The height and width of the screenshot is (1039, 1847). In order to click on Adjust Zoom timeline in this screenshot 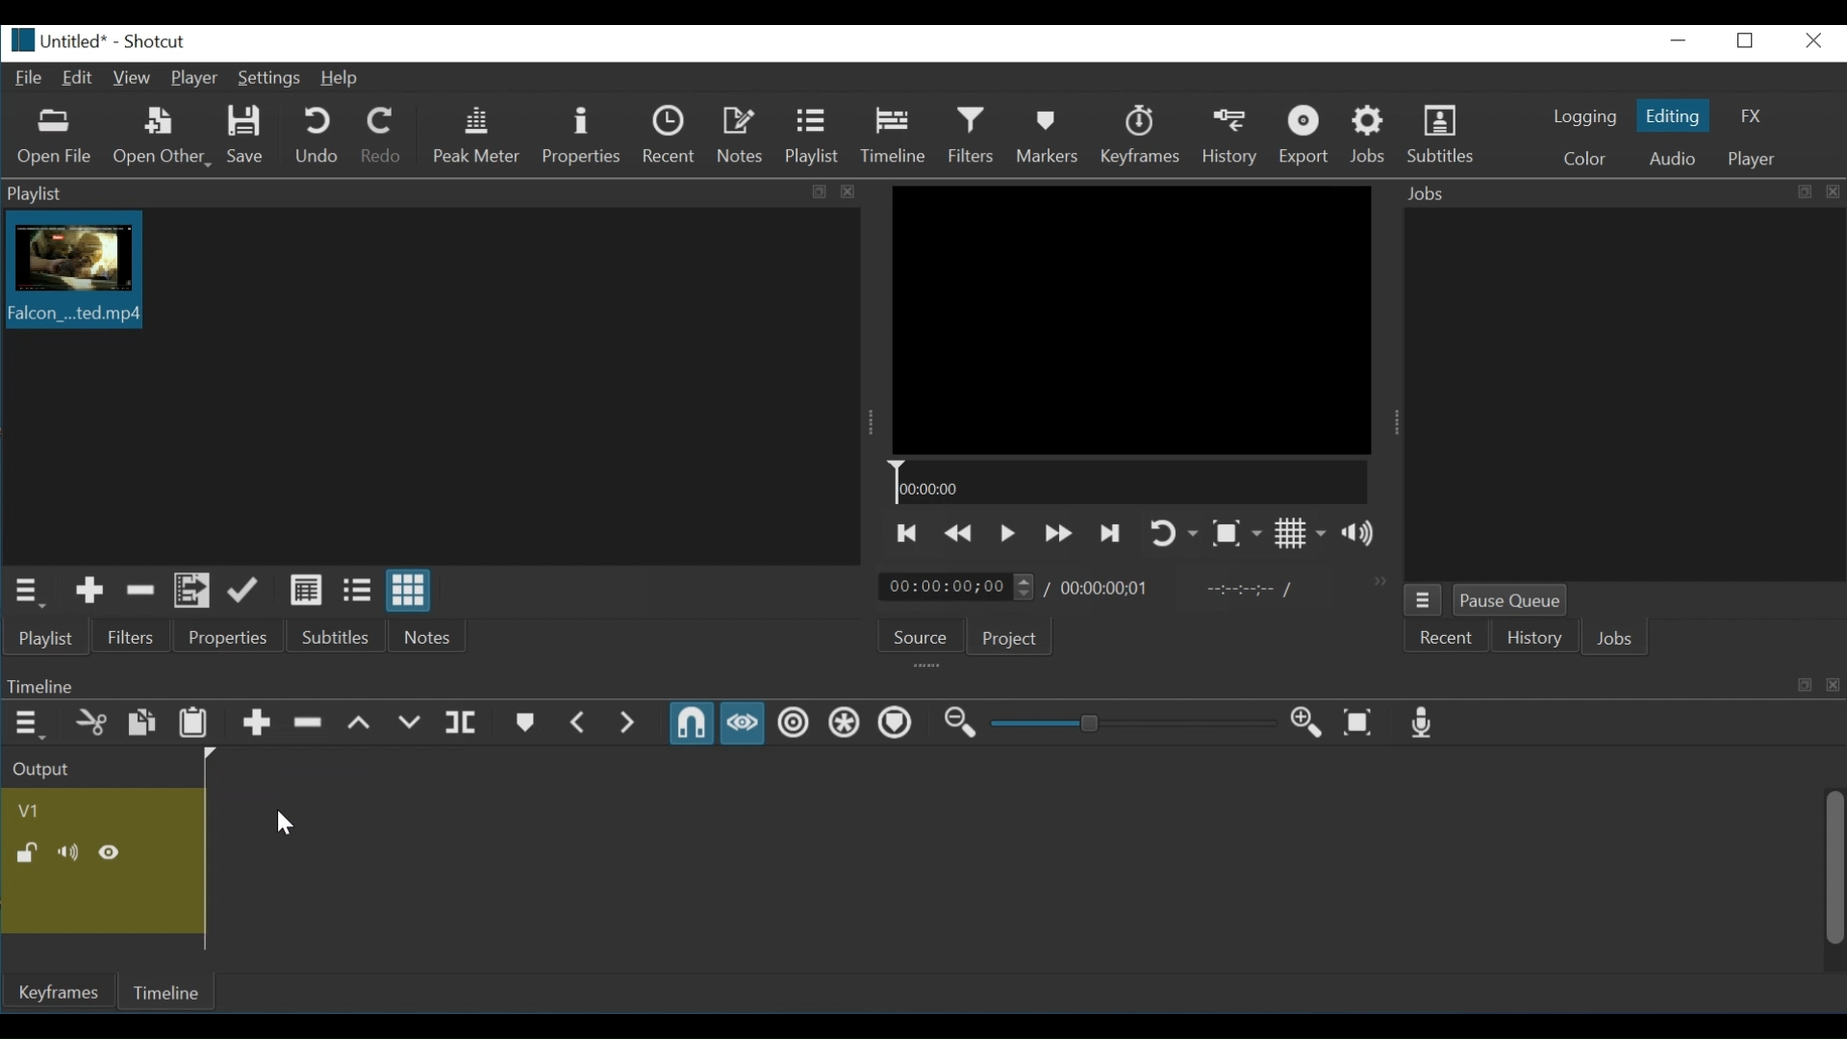, I will do `click(1130, 722)`.